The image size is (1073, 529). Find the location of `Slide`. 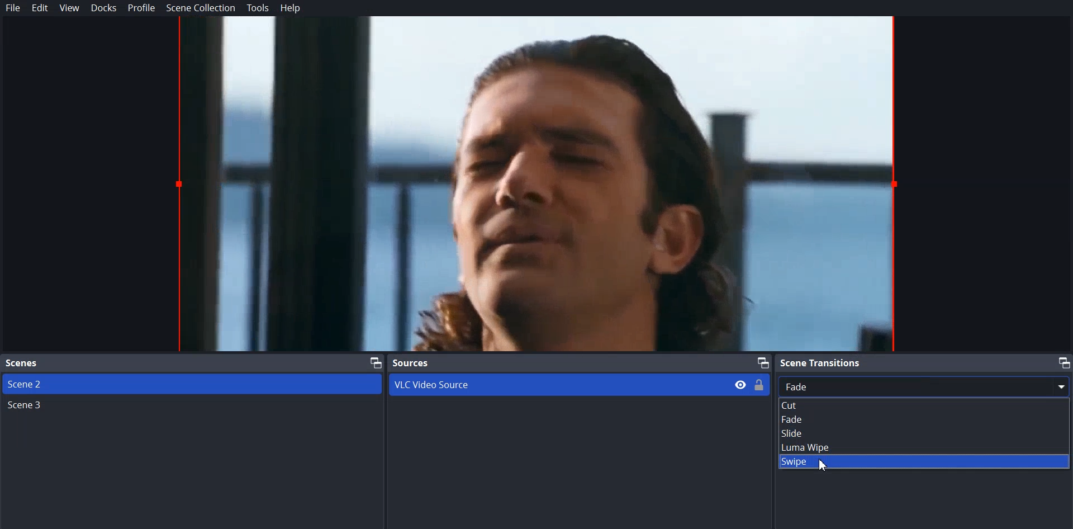

Slide is located at coordinates (924, 433).